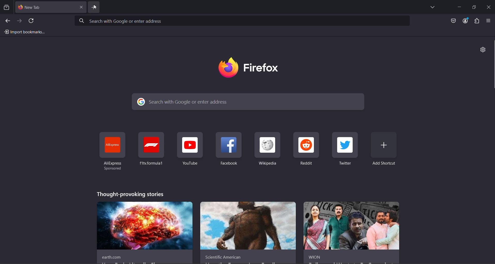 Image resolution: width=495 pixels, height=264 pixels. Describe the element at coordinates (247, 233) in the screenshot. I see `story` at that location.